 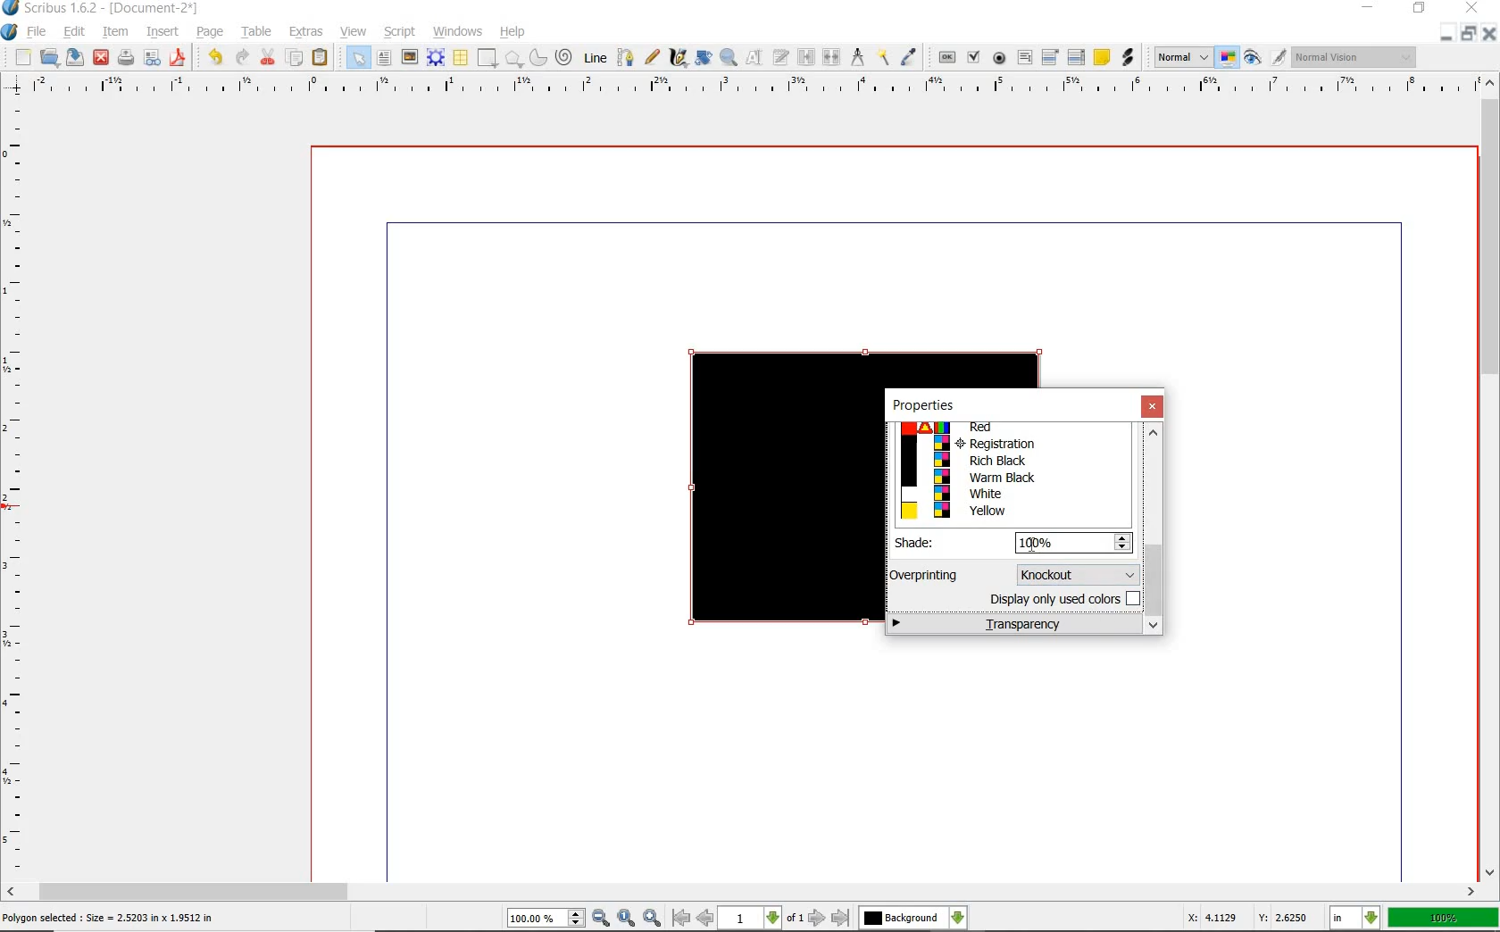 What do you see at coordinates (753, 58) in the screenshot?
I see `edit content of frame` at bounding box center [753, 58].